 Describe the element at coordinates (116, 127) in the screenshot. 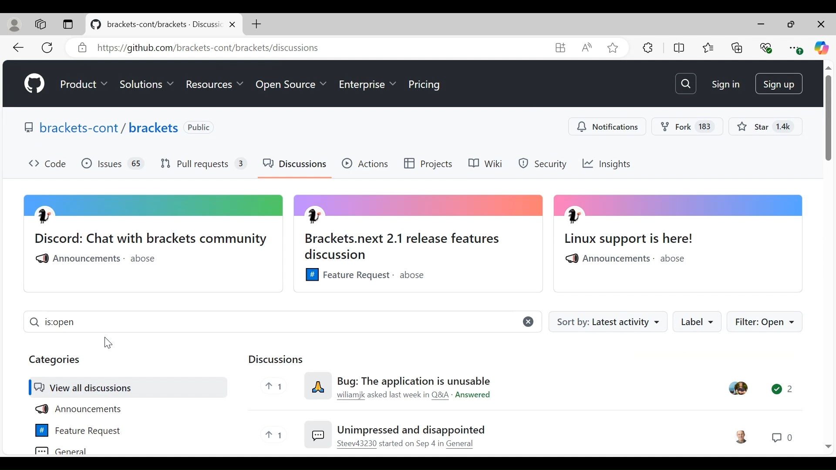

I see `Brackets Public Interface` at that location.